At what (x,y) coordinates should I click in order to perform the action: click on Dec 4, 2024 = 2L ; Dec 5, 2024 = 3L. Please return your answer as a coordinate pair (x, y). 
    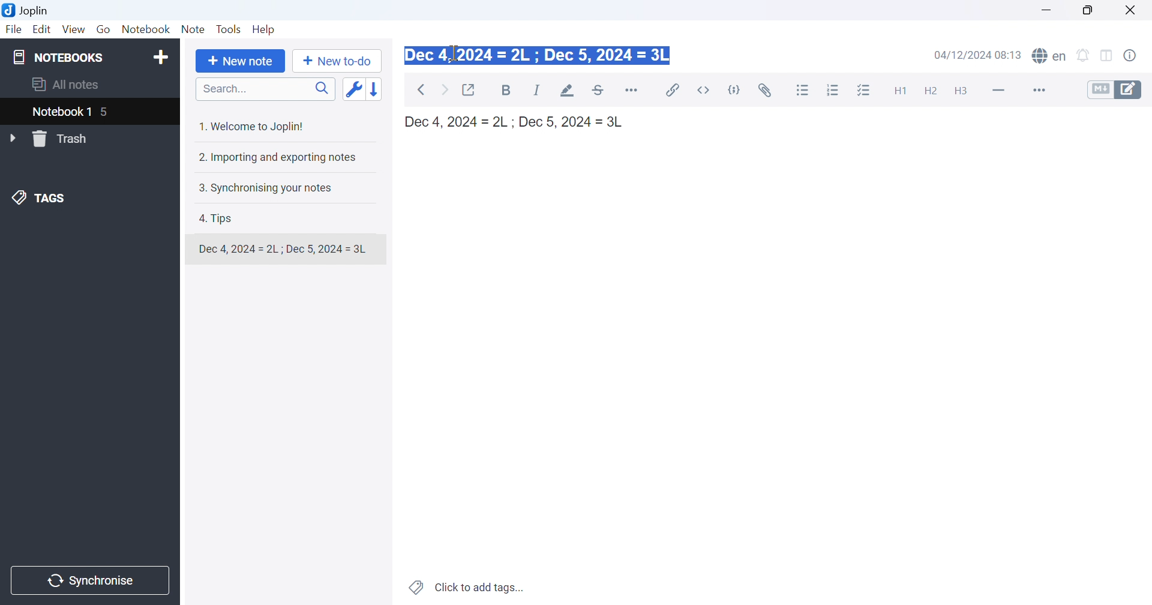
    Looking at the image, I should click on (539, 57).